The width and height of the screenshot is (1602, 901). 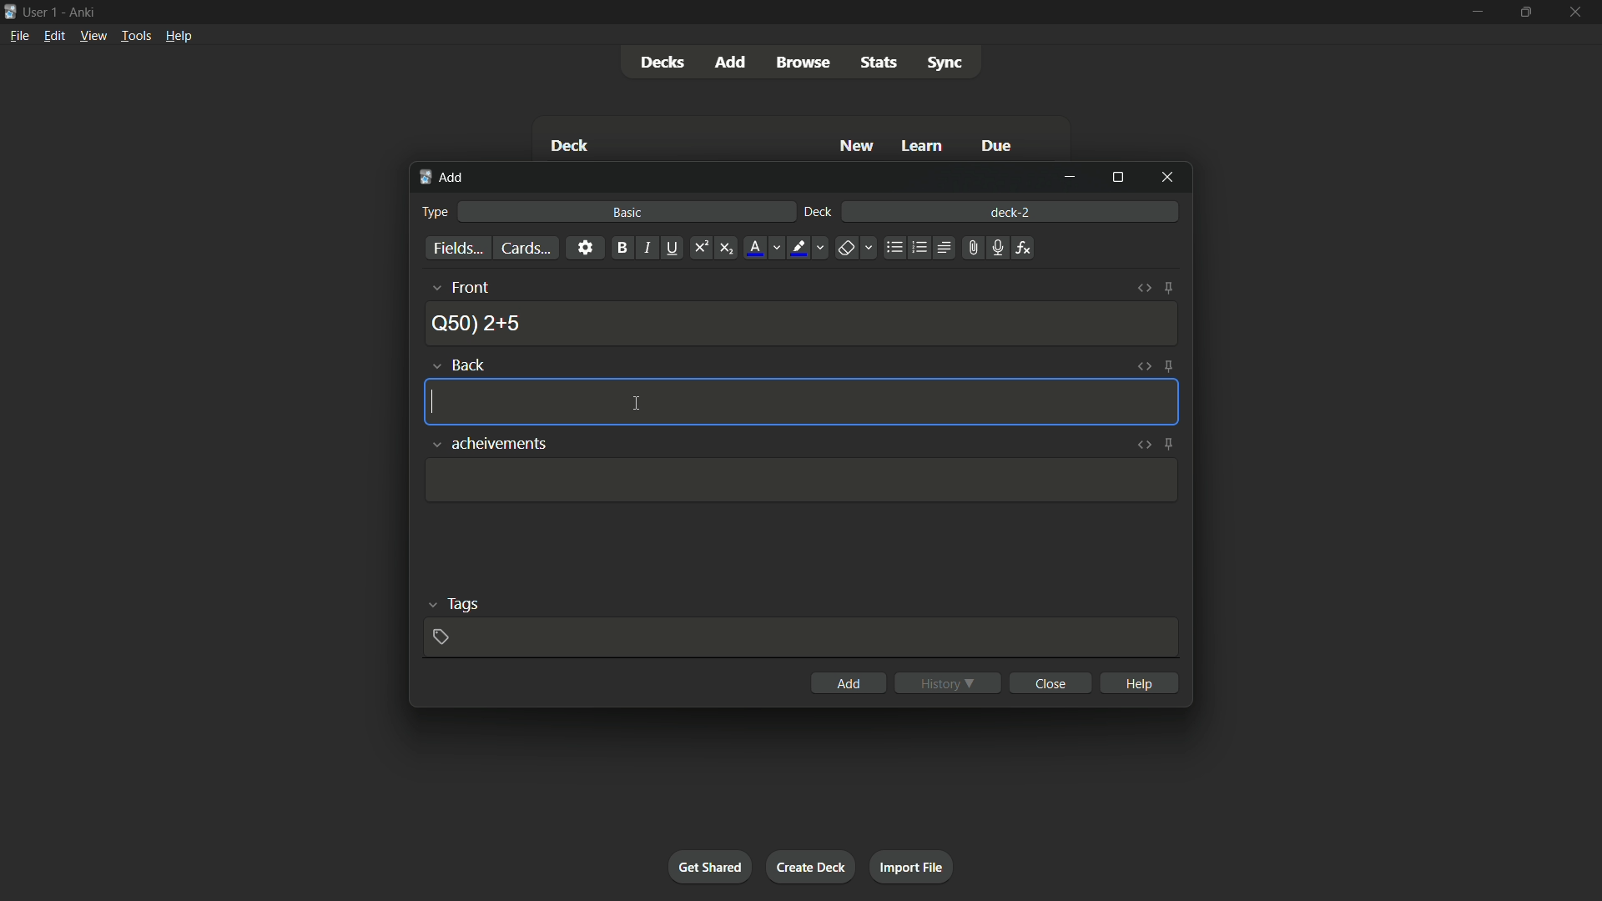 I want to click on maximize, so click(x=1525, y=13).